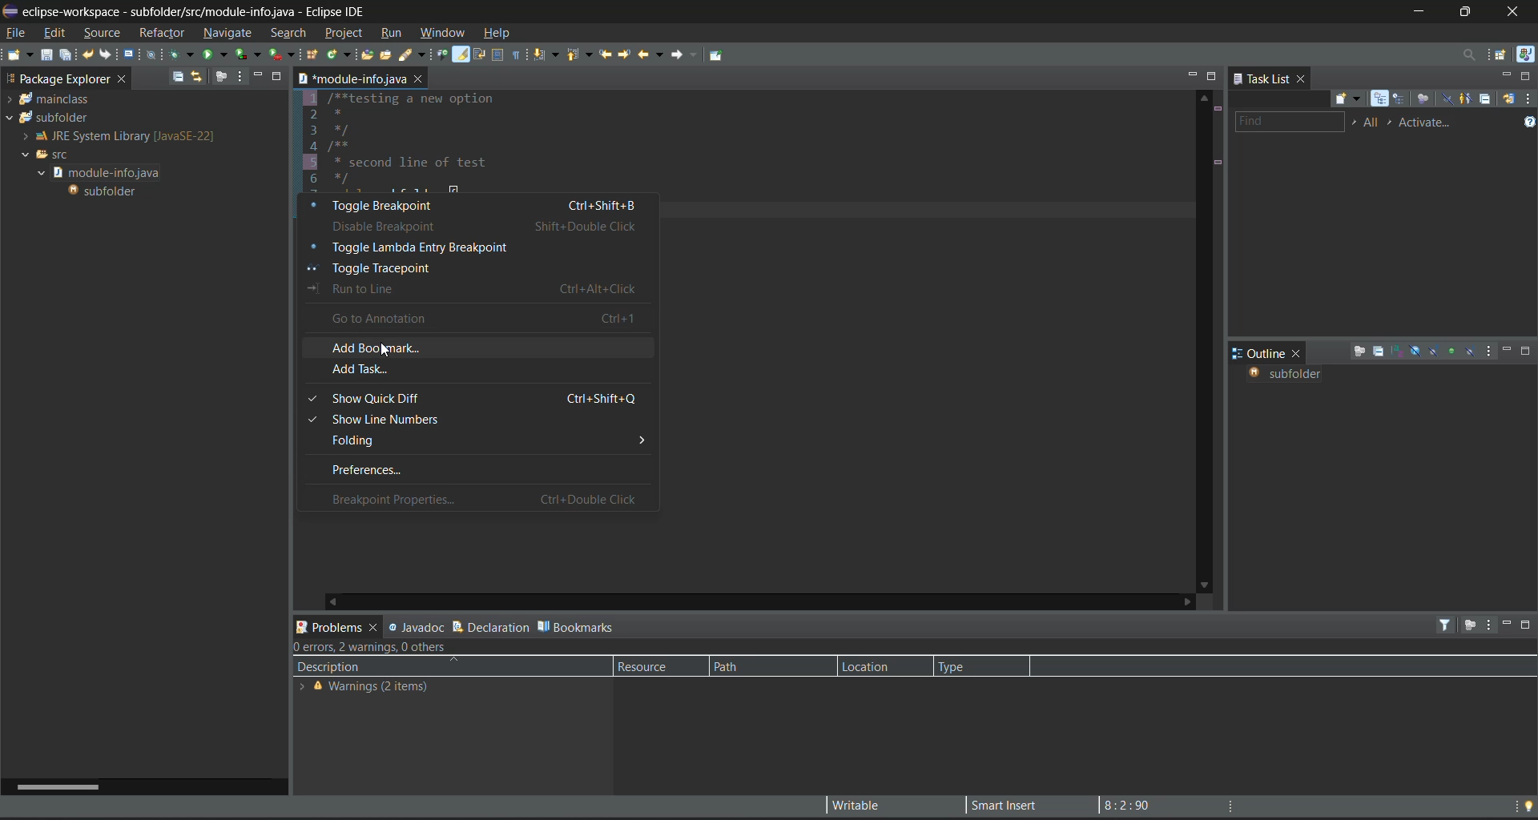 This screenshot has height=820, width=1538. Describe the element at coordinates (278, 75) in the screenshot. I see `maximize` at that location.